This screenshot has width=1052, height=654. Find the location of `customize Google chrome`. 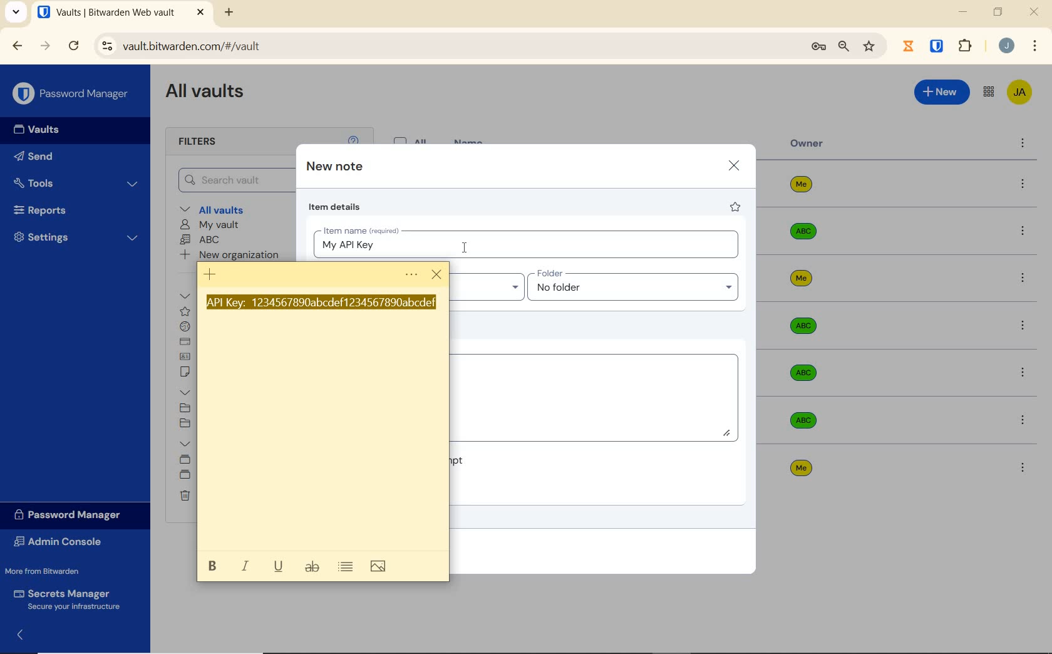

customize Google chrome is located at coordinates (1034, 47).